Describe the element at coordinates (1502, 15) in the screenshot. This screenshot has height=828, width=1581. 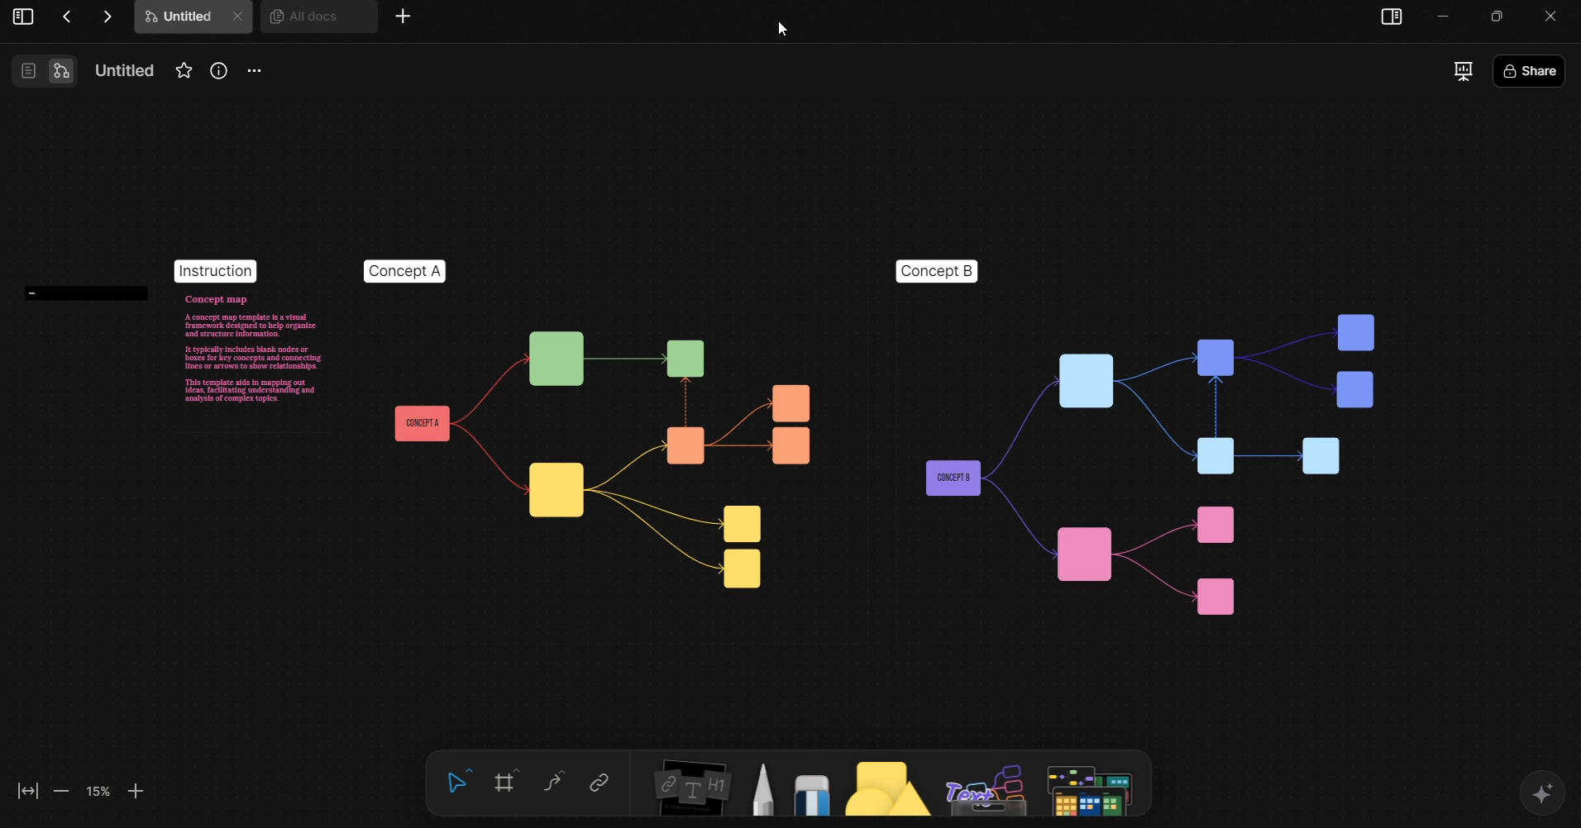
I see `Minimize` at that location.